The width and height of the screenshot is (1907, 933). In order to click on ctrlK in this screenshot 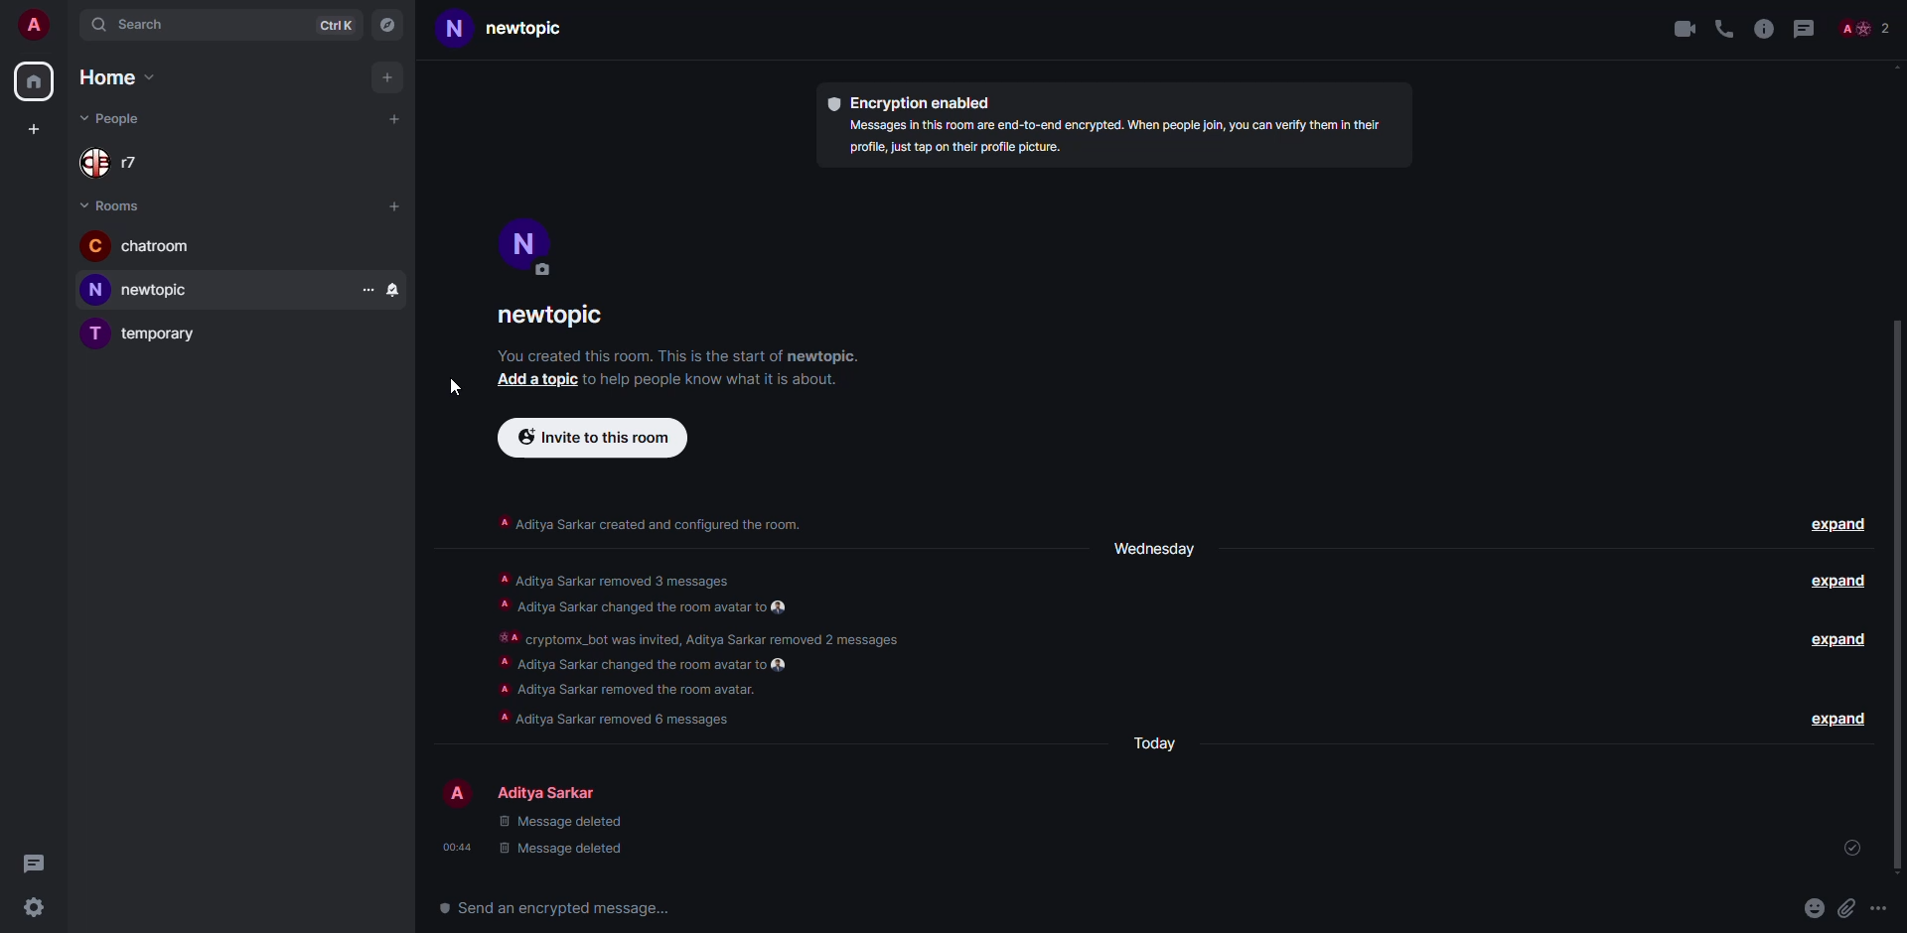, I will do `click(334, 27)`.